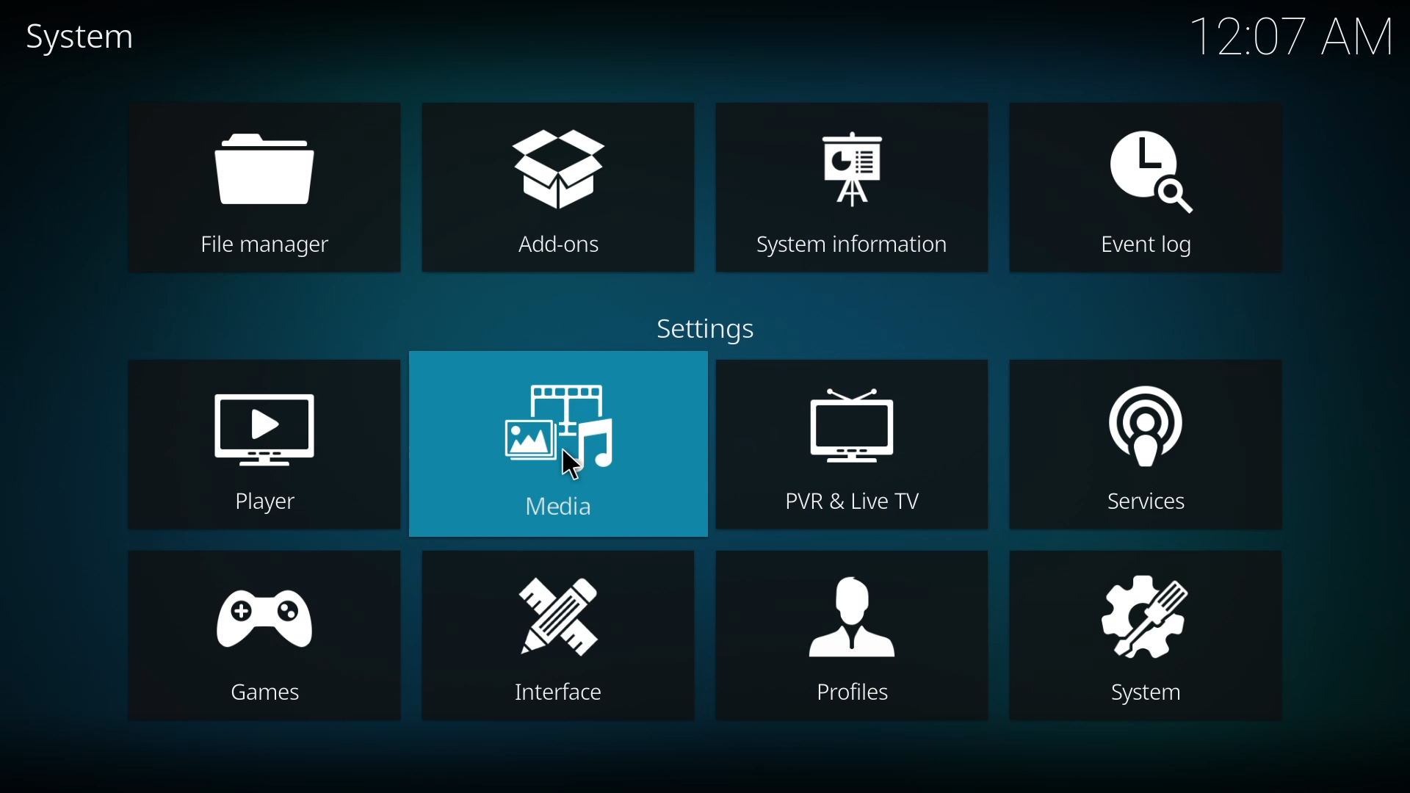  What do you see at coordinates (271, 636) in the screenshot?
I see `games` at bounding box center [271, 636].